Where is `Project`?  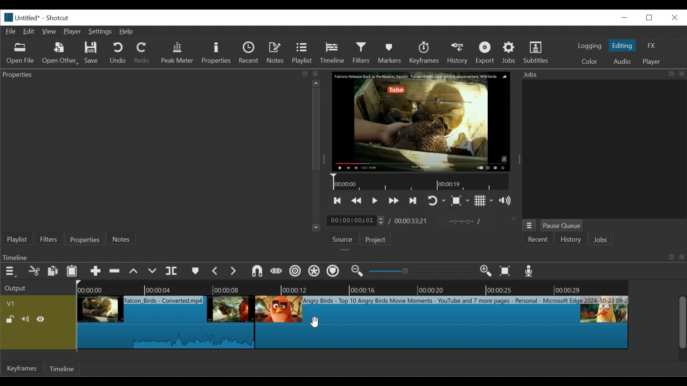
Project is located at coordinates (378, 239).